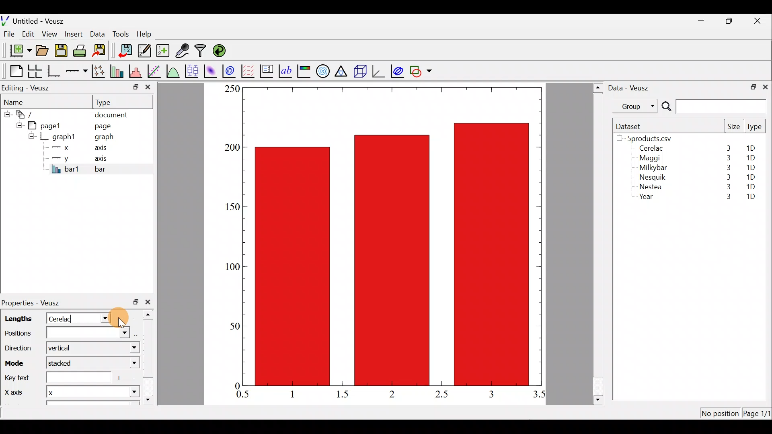  What do you see at coordinates (230, 268) in the screenshot?
I see `100` at bounding box center [230, 268].